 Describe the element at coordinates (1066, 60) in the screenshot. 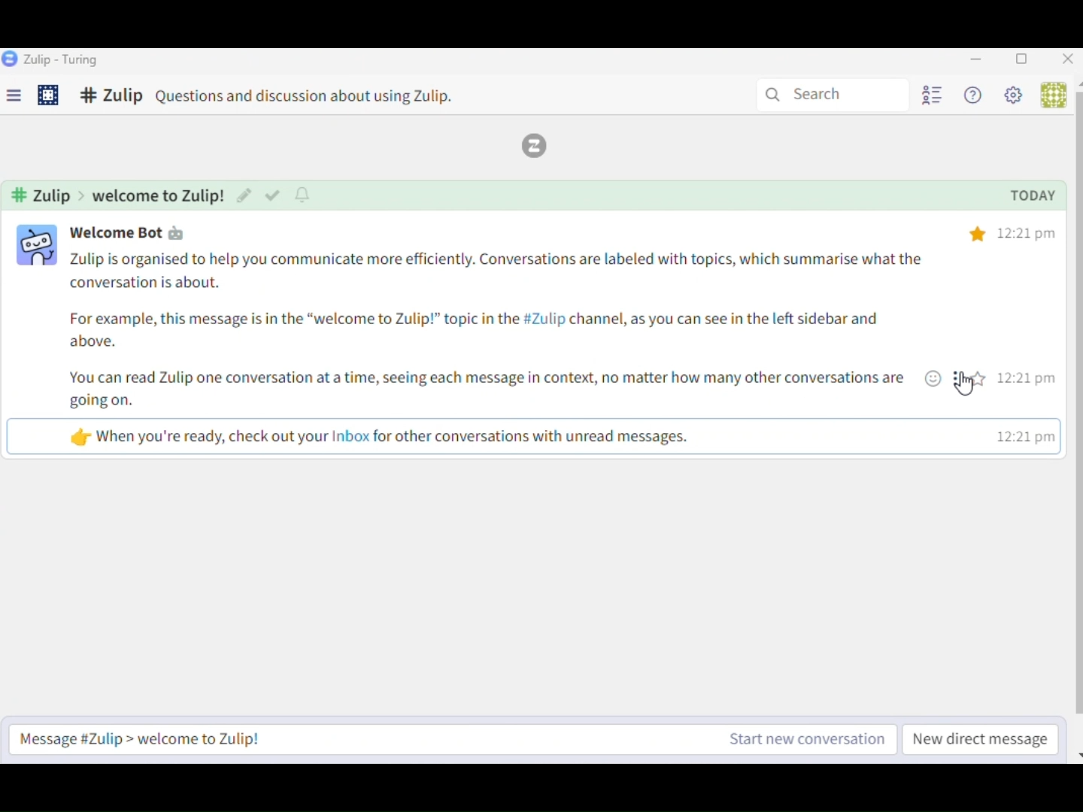

I see `Close` at that location.